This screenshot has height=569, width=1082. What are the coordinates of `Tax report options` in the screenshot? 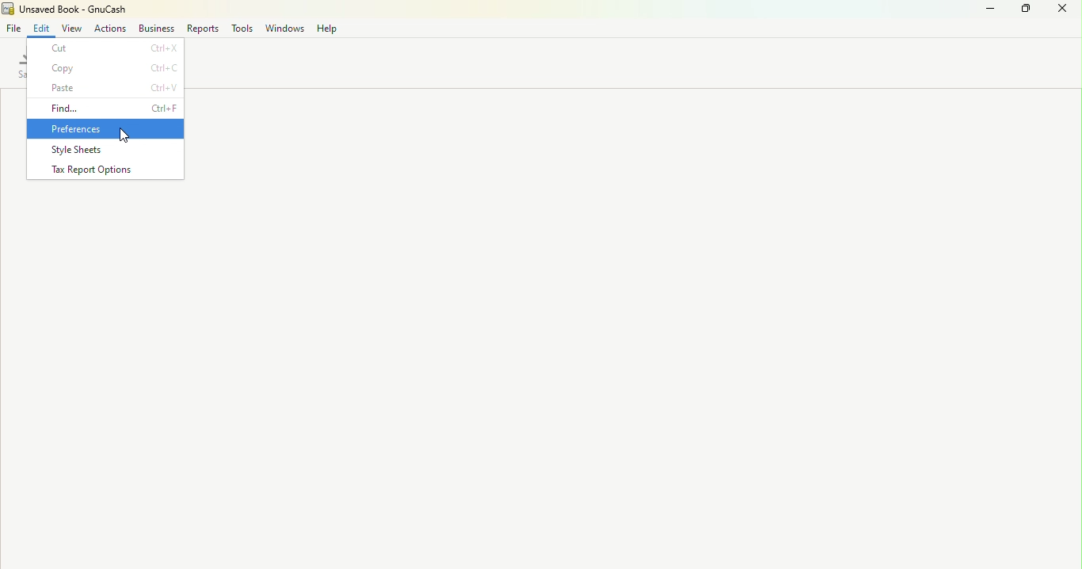 It's located at (106, 172).